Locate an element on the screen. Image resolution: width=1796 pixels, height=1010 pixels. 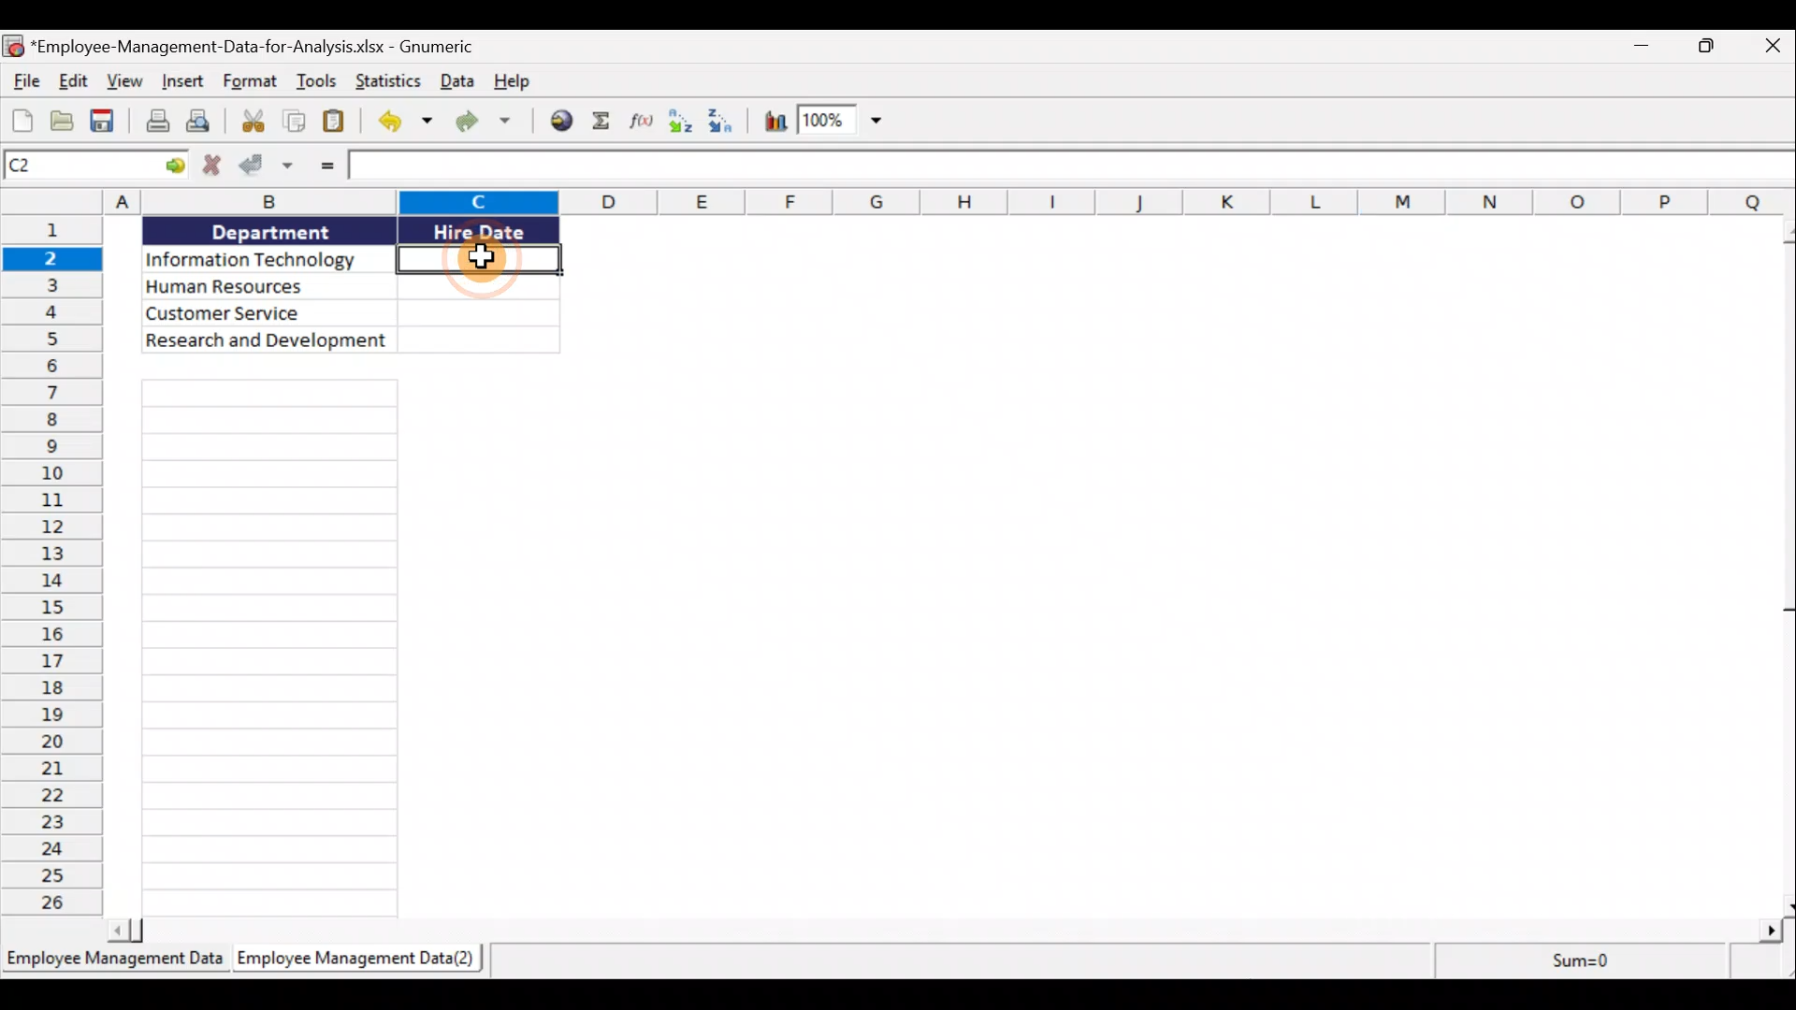
Copy selection is located at coordinates (294, 124).